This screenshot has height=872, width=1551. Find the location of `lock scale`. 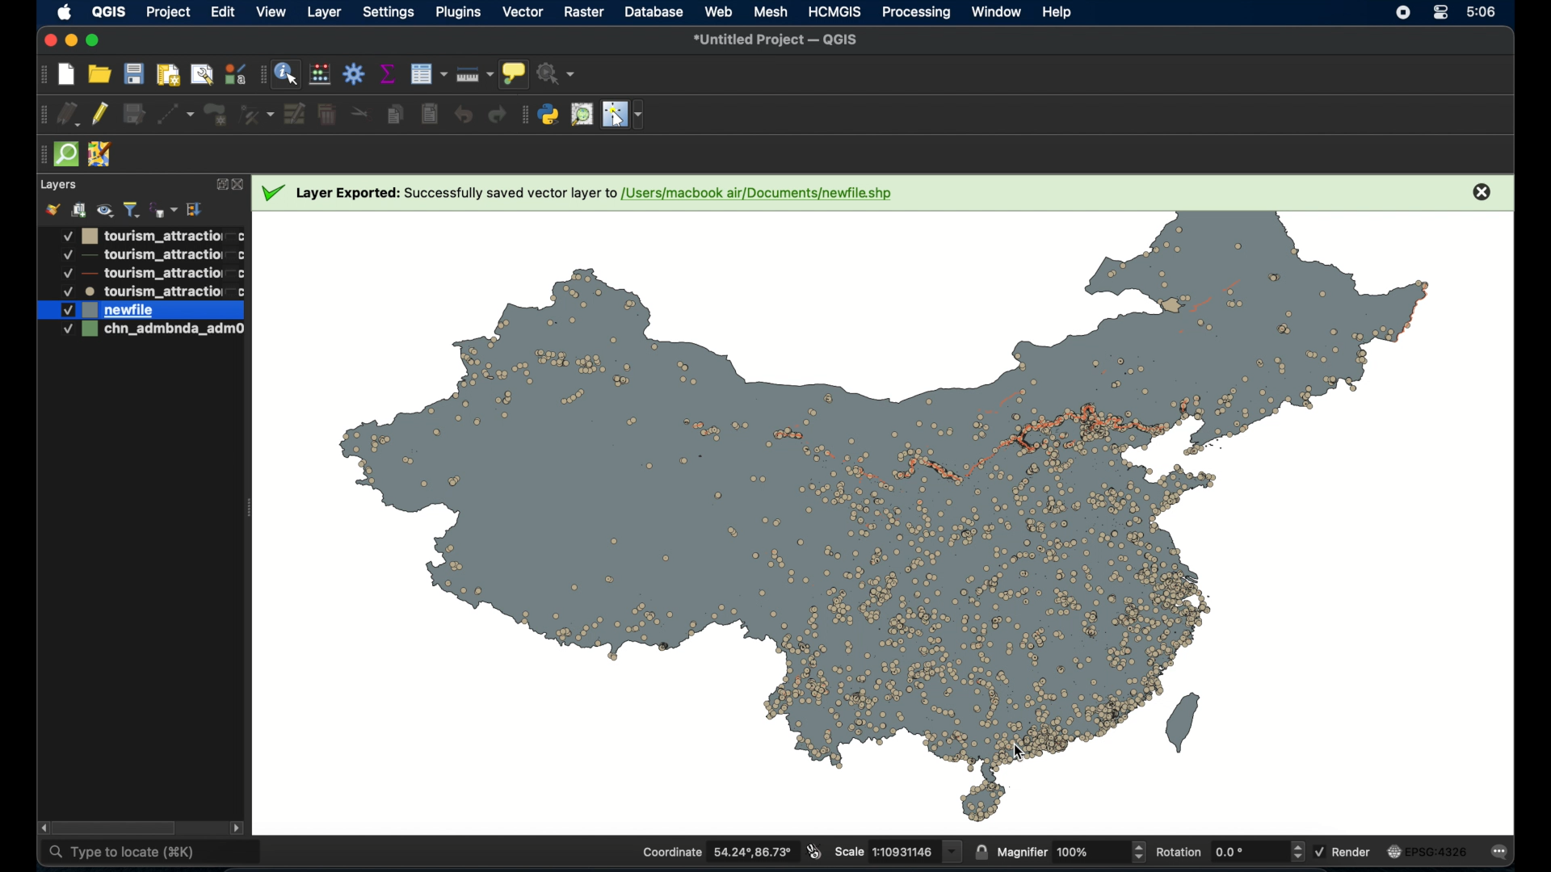

lock scale is located at coordinates (981, 849).